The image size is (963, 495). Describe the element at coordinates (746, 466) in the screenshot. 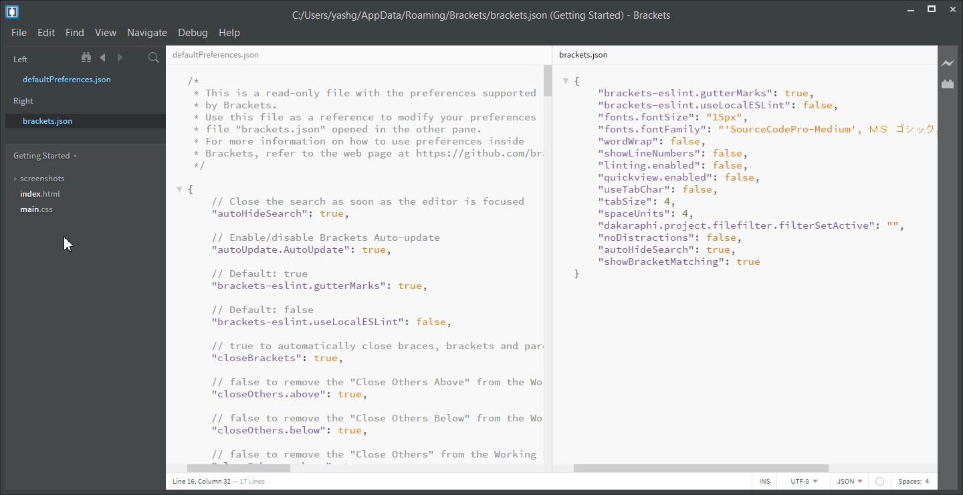

I see `Horizontal Scroll Bar` at that location.